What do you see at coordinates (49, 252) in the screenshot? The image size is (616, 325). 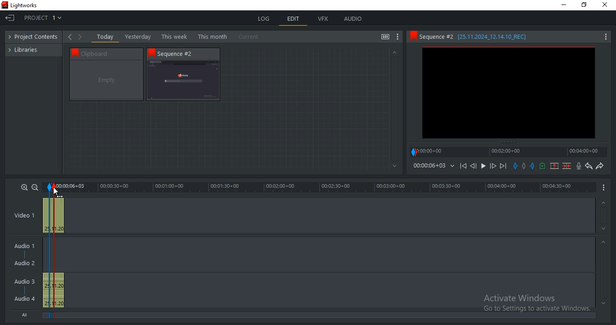 I see `Sequence Marker` at bounding box center [49, 252].